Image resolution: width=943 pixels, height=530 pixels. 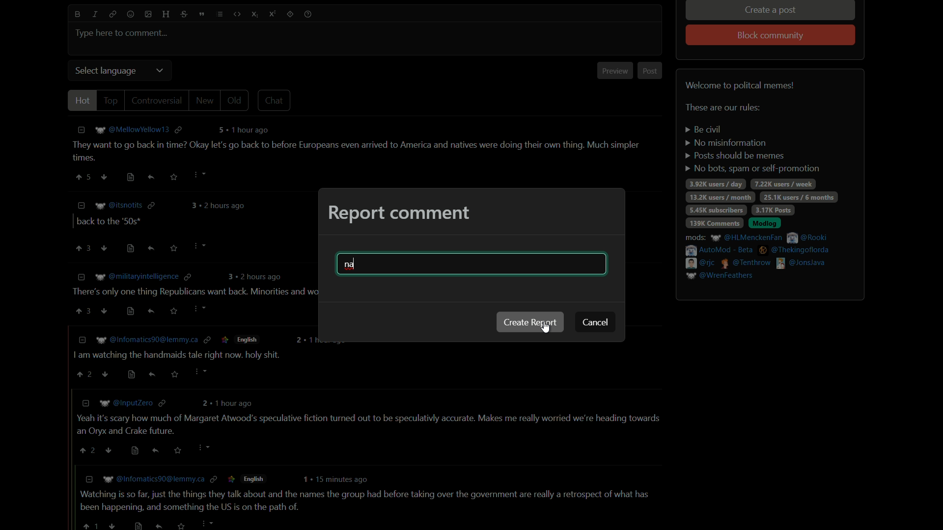 I want to click on controversial, so click(x=156, y=101).